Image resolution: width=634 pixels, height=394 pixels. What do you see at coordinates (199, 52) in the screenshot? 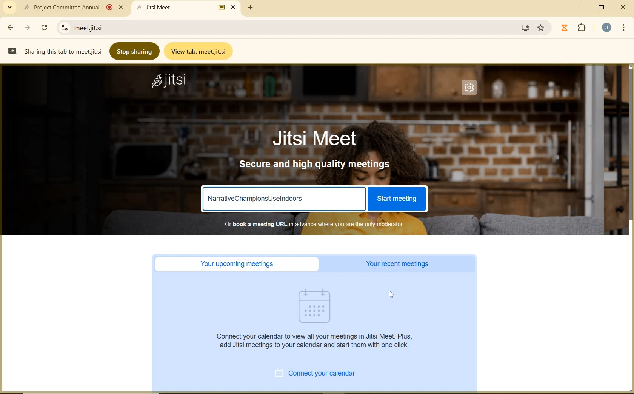
I see `view tab: meet.jit.si` at bounding box center [199, 52].